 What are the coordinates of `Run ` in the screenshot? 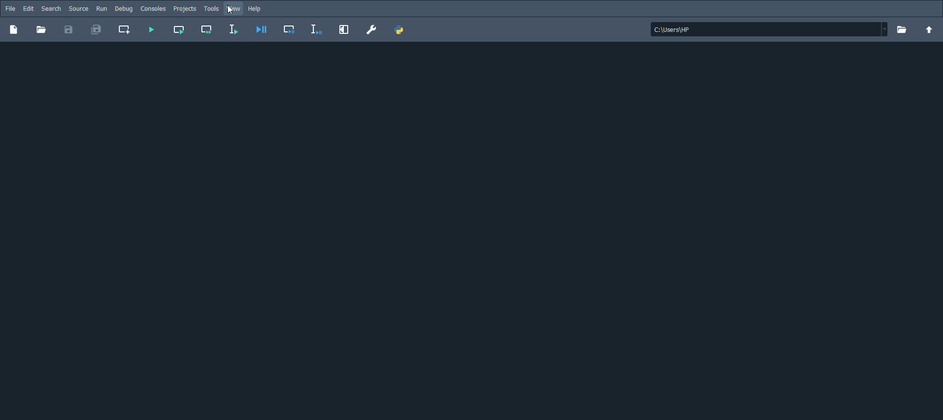 It's located at (101, 8).